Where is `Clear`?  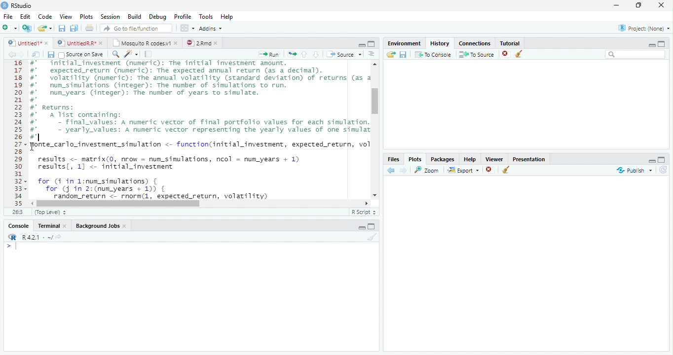 Clear is located at coordinates (521, 54).